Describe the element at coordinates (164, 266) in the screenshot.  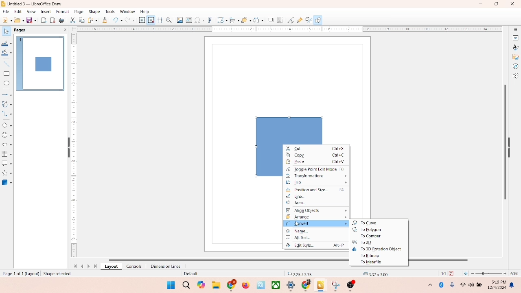
I see `dimension lines` at that location.